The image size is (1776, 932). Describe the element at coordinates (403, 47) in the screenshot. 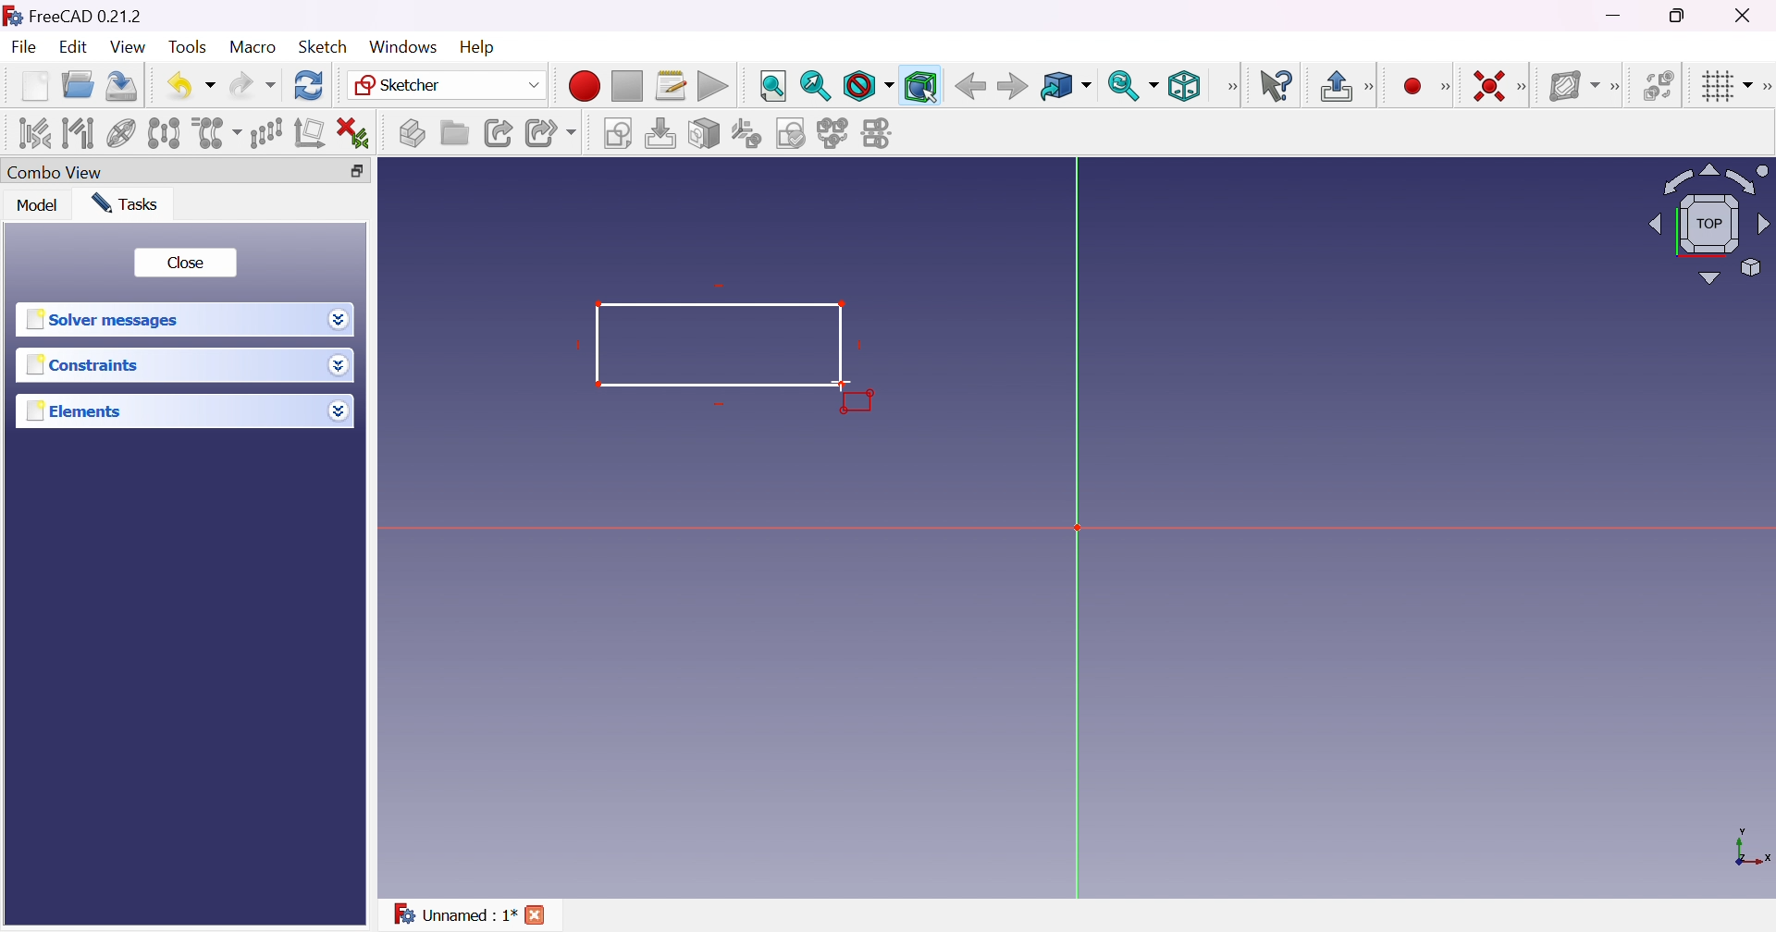

I see `Windows` at that location.